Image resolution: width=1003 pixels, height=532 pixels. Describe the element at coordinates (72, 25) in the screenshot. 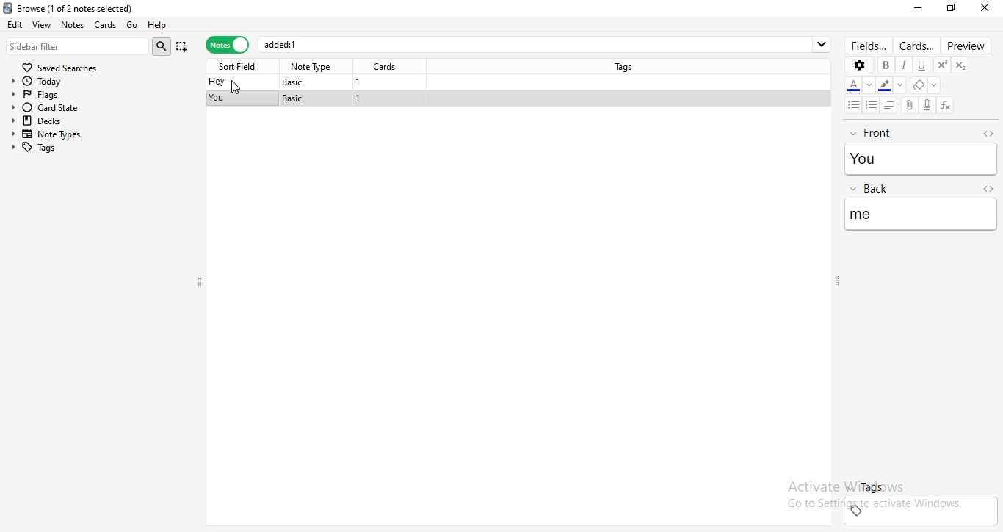

I see `notes` at that location.